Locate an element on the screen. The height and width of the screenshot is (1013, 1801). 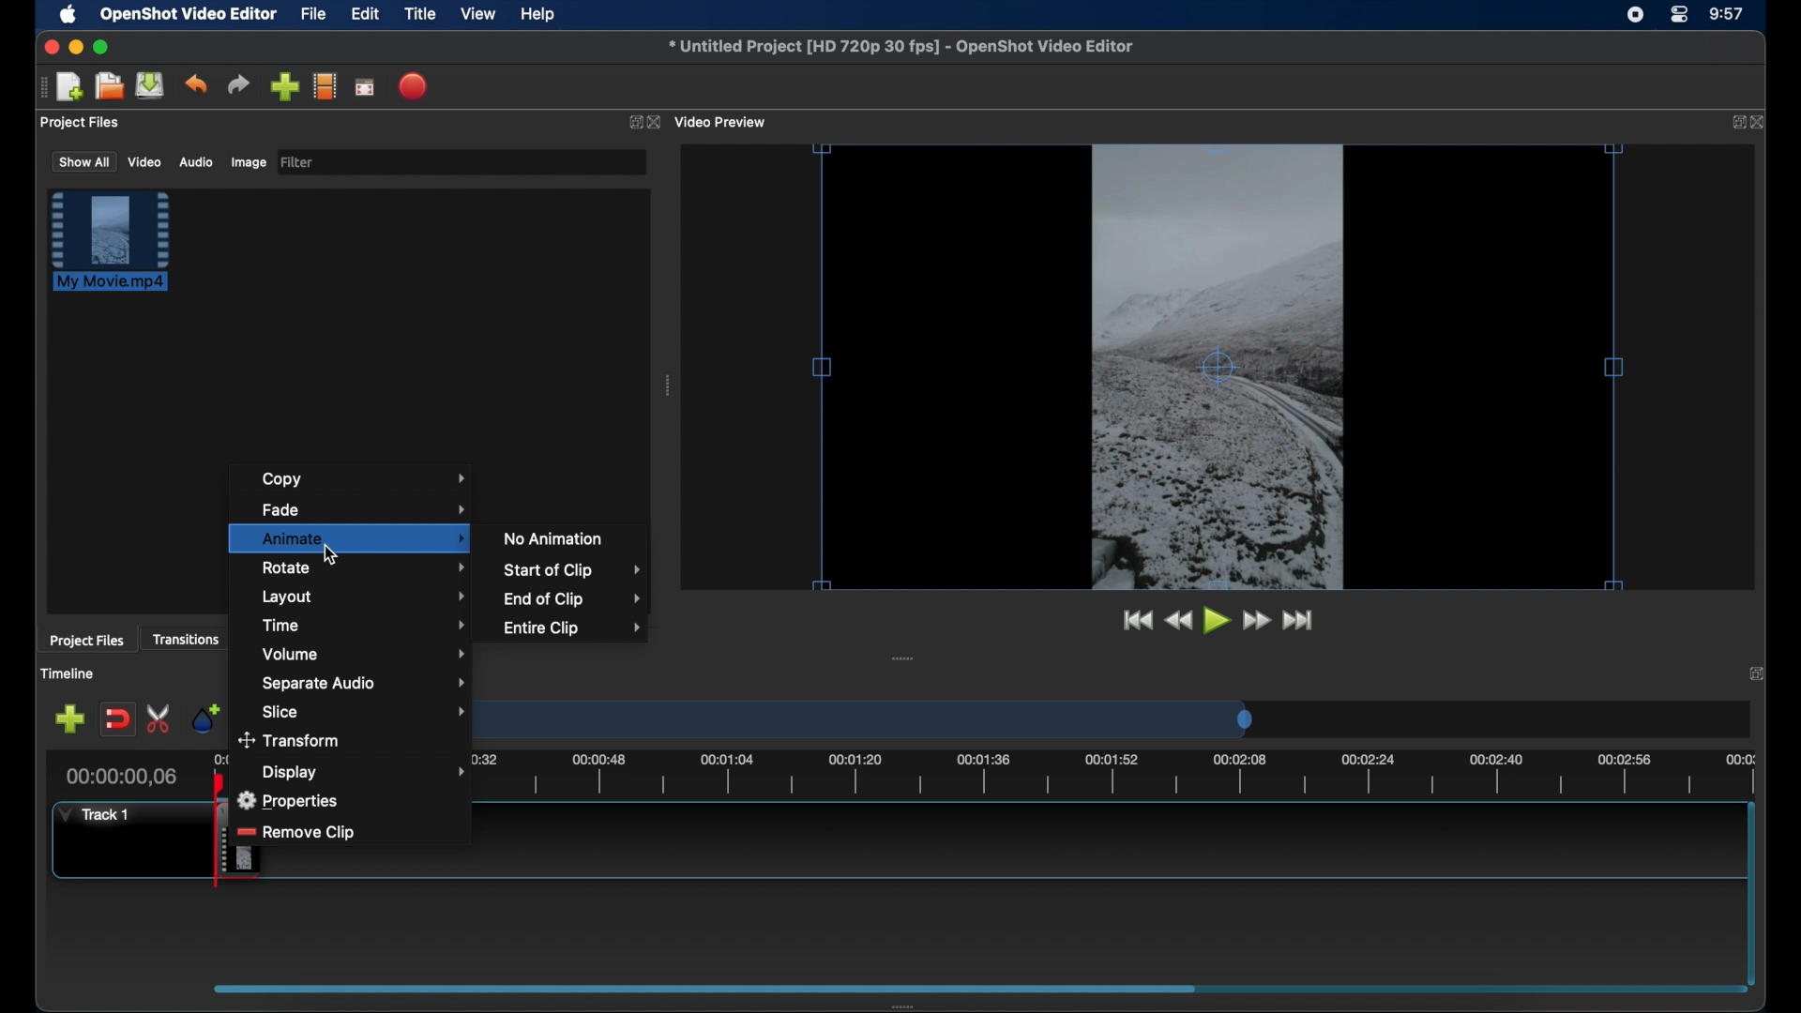
playhead is located at coordinates (219, 784).